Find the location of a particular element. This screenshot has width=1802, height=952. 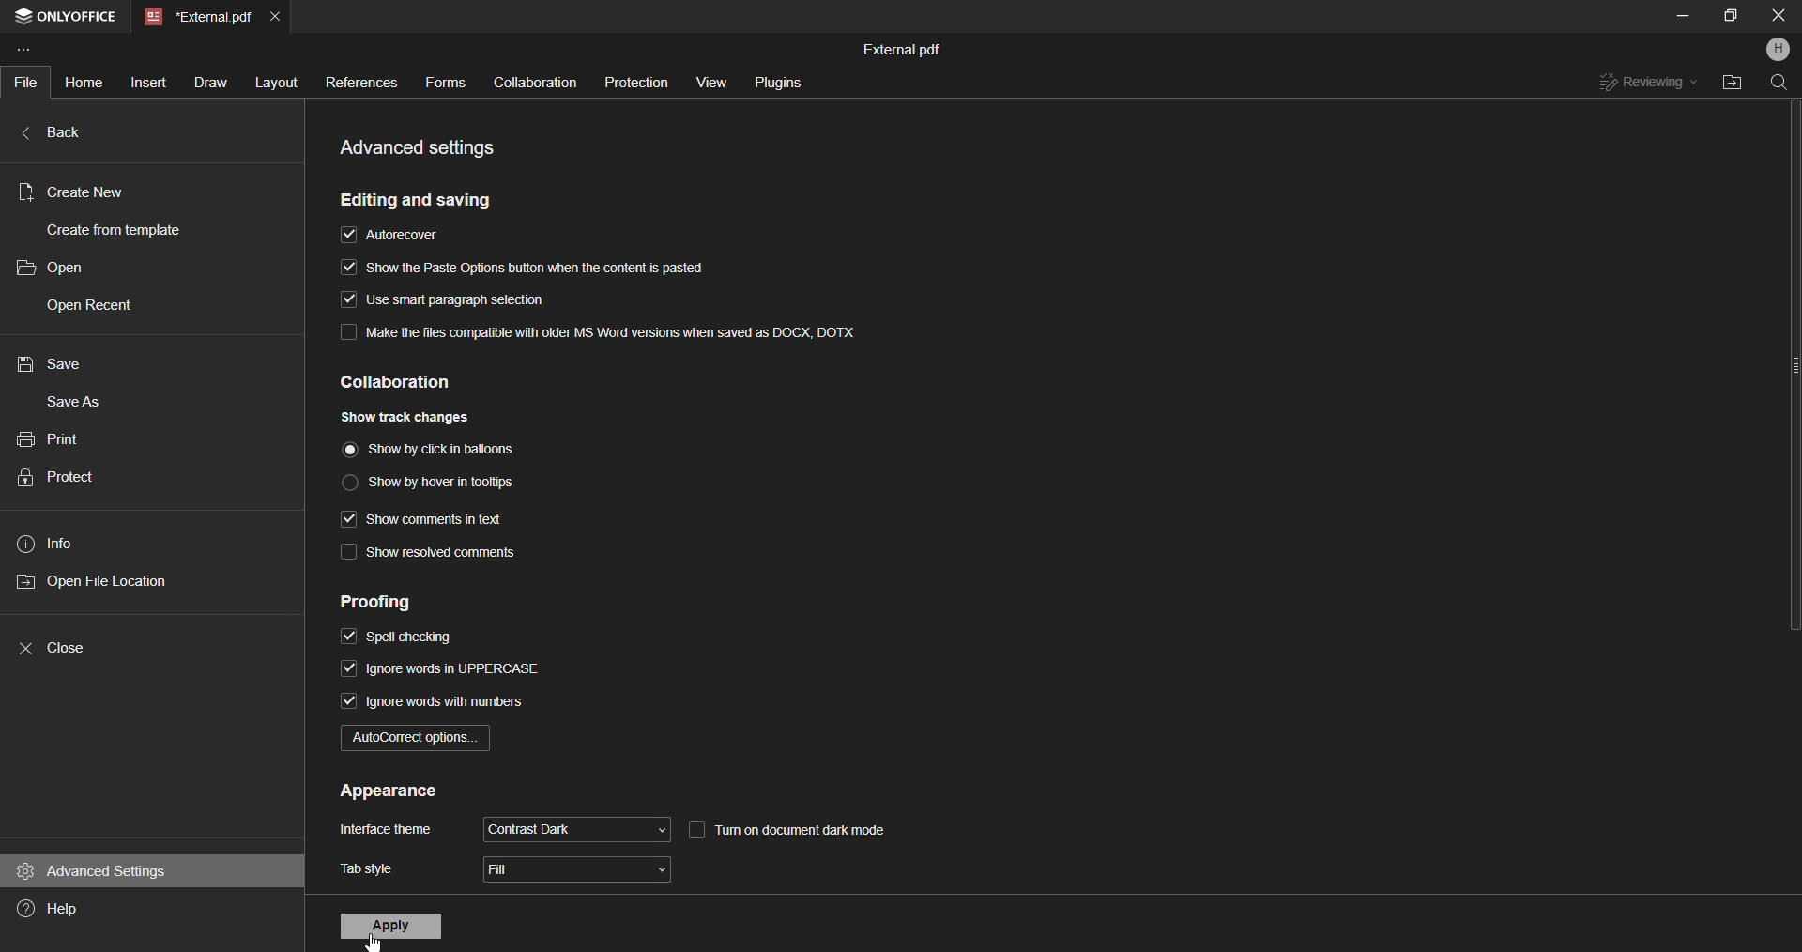

open recent is located at coordinates (91, 307).